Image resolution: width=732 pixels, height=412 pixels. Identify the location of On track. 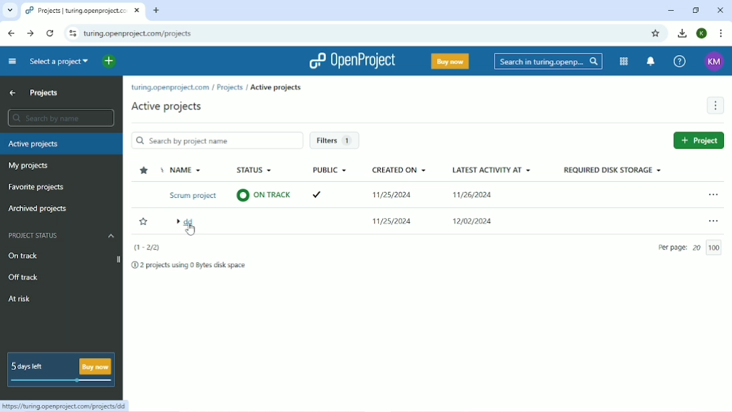
(25, 256).